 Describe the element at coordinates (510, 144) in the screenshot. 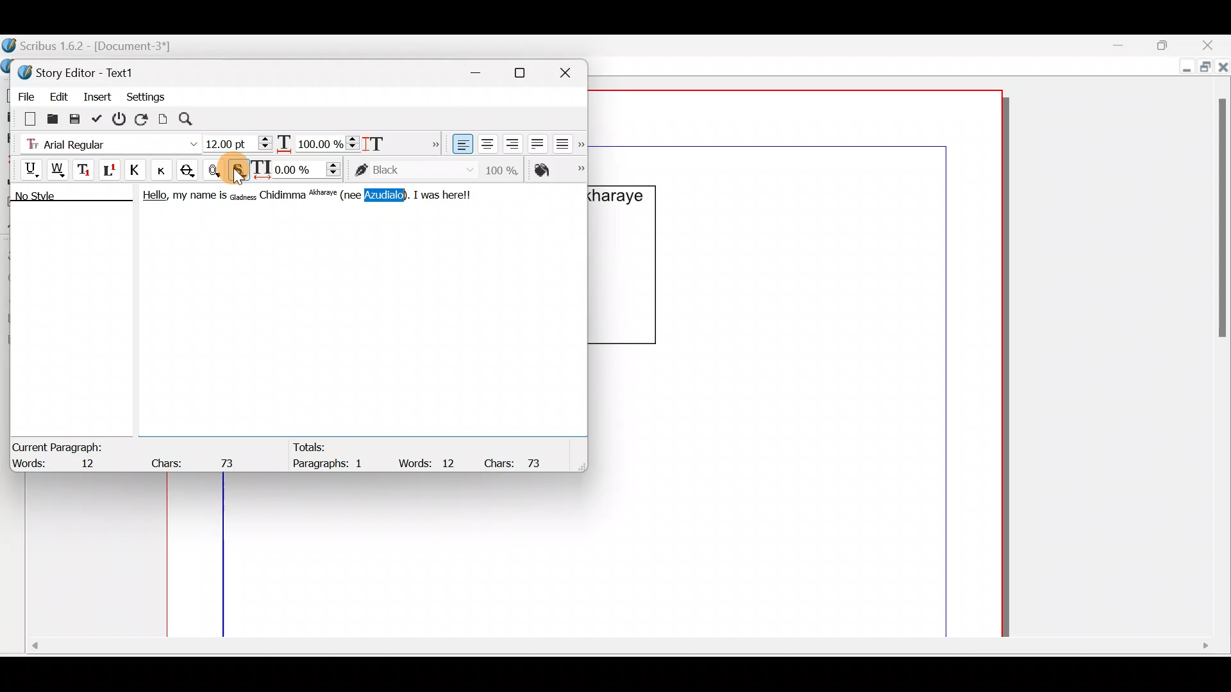

I see `Align text right` at that location.